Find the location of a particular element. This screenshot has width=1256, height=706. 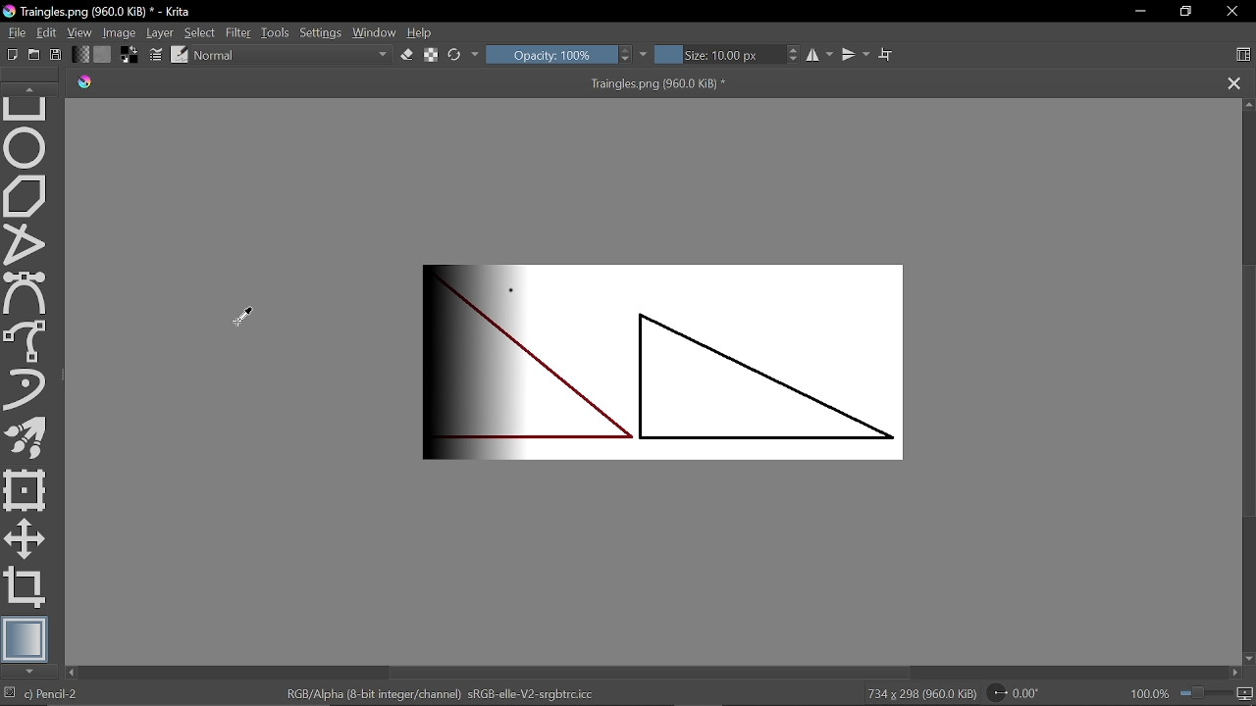

Horizontal mirror is located at coordinates (817, 57).